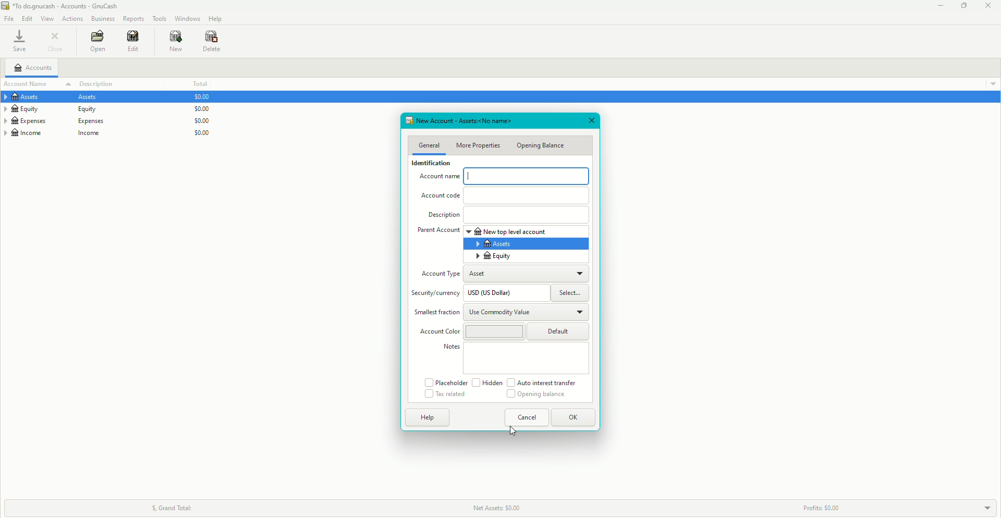 This screenshot has width=1001, height=518. I want to click on Drop down, so click(988, 509).